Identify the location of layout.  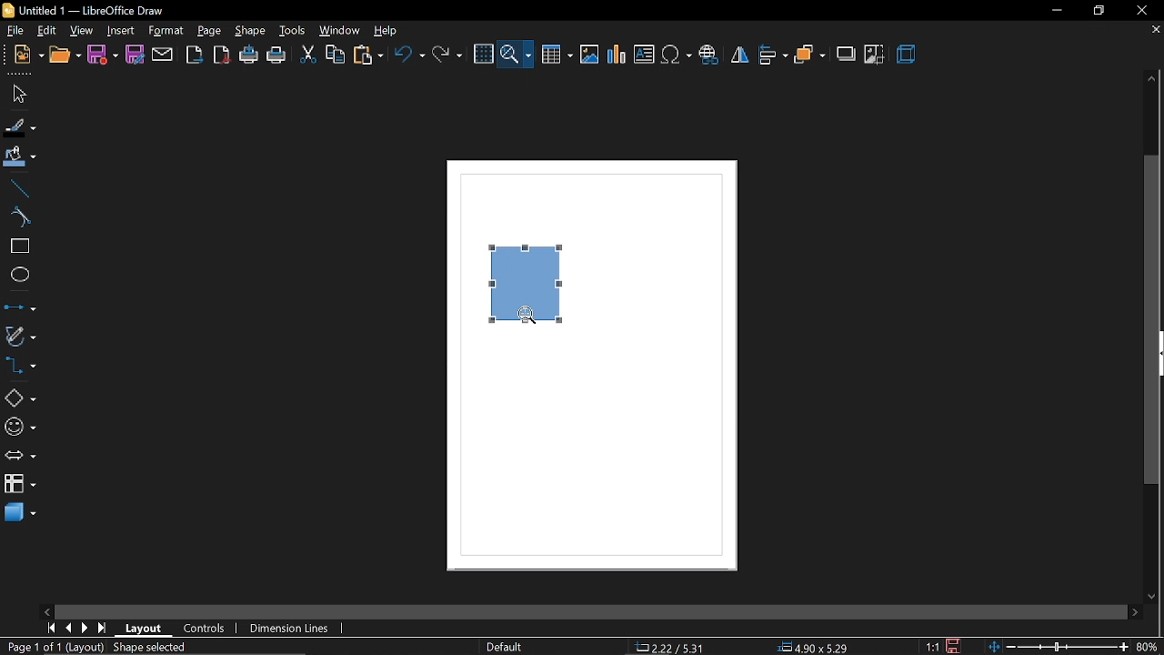
(145, 630).